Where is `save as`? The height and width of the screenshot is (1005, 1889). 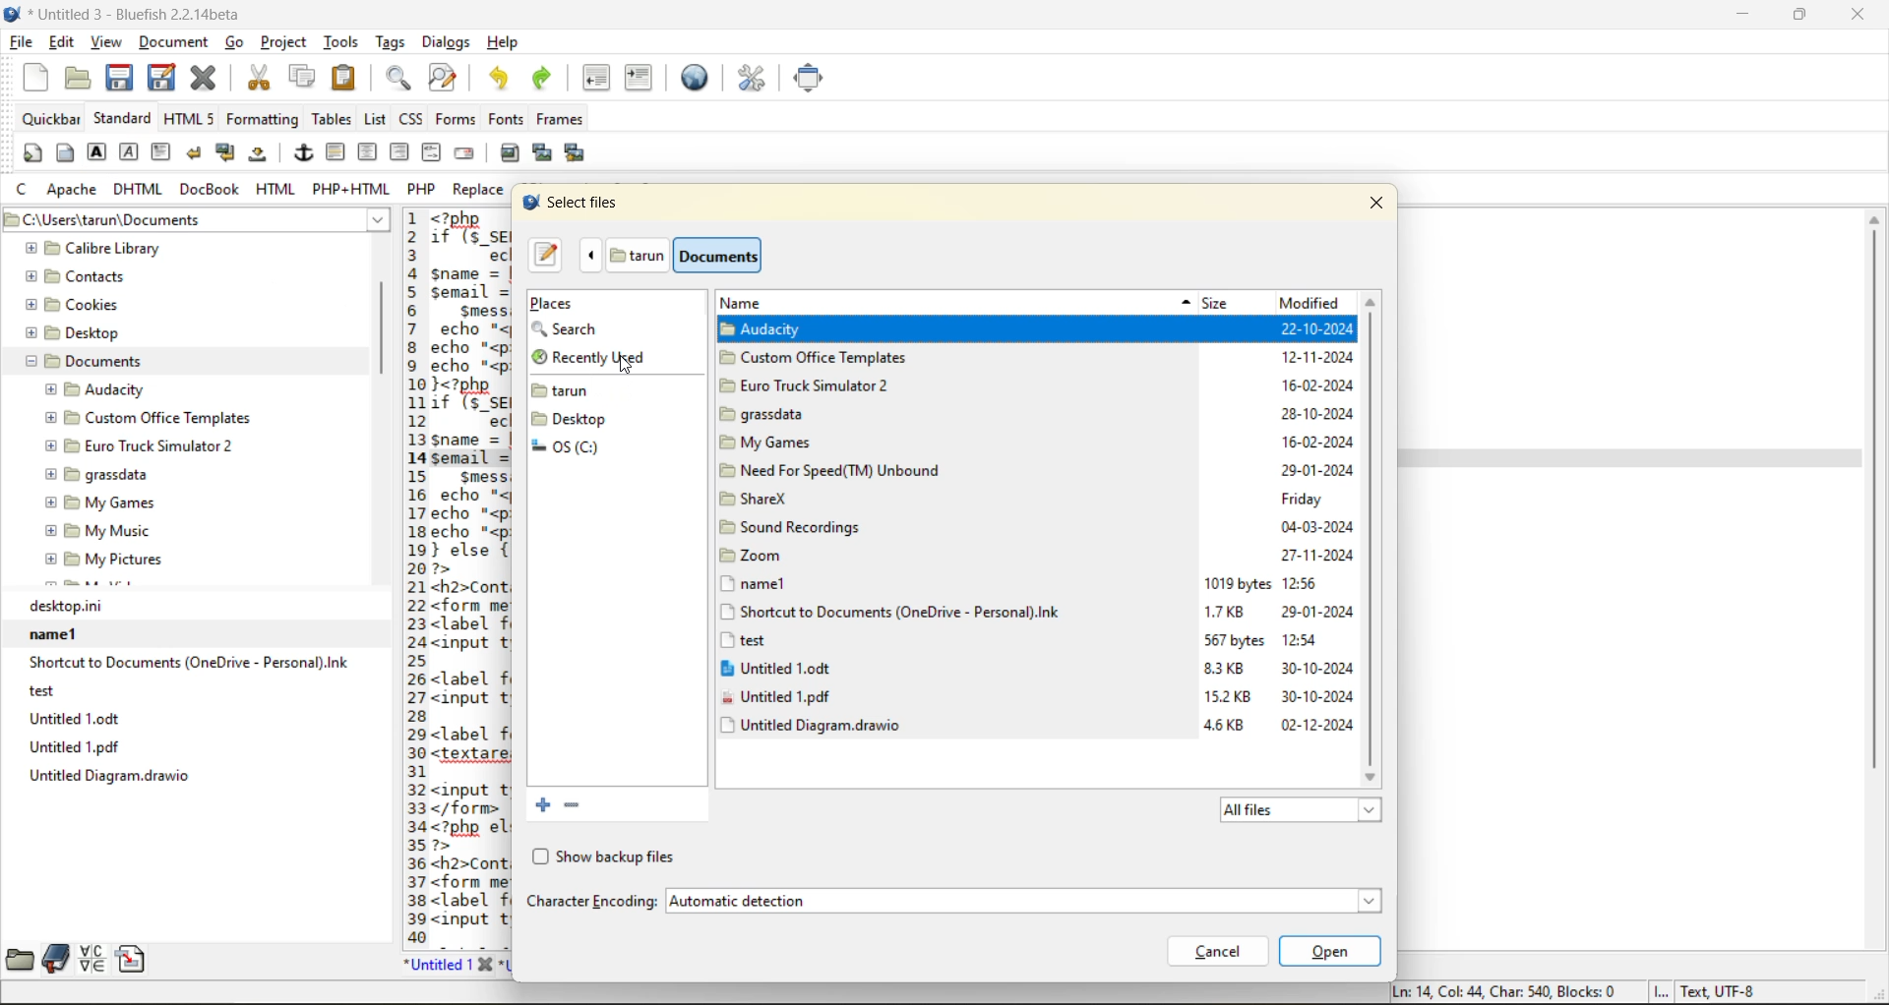
save as is located at coordinates (166, 78).